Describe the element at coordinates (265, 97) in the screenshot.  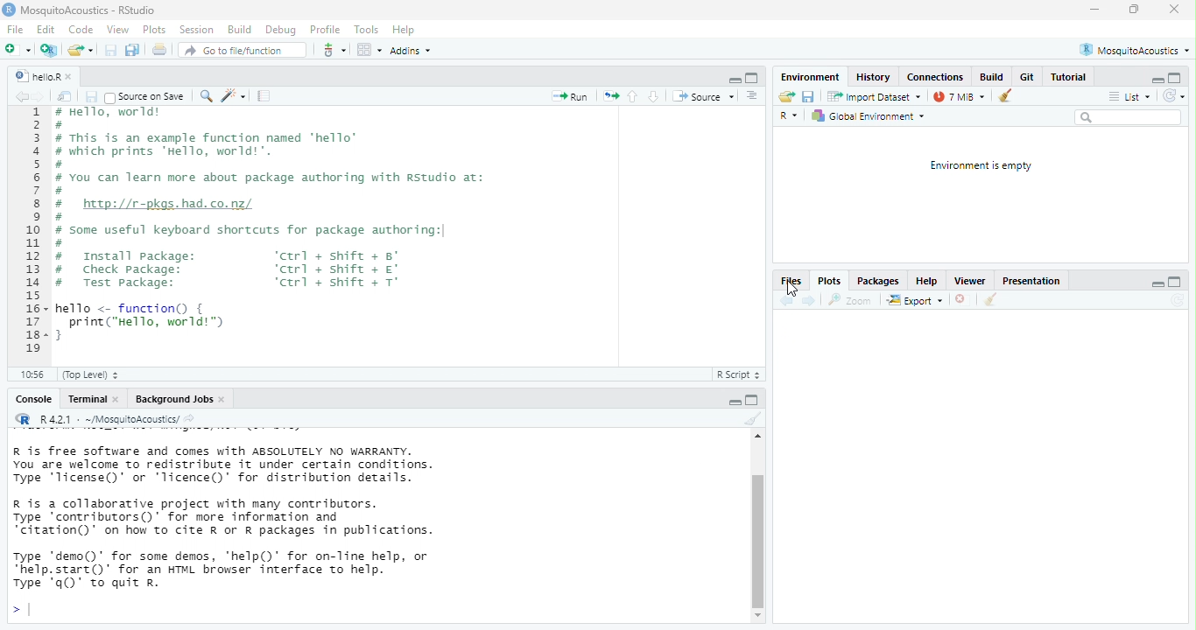
I see `compile report` at that location.